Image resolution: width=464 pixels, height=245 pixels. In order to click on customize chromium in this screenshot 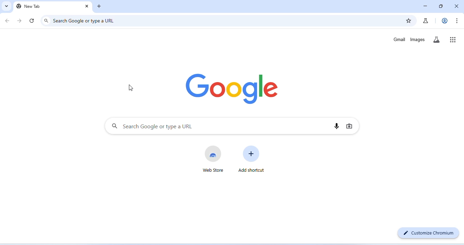, I will do `click(429, 233)`.